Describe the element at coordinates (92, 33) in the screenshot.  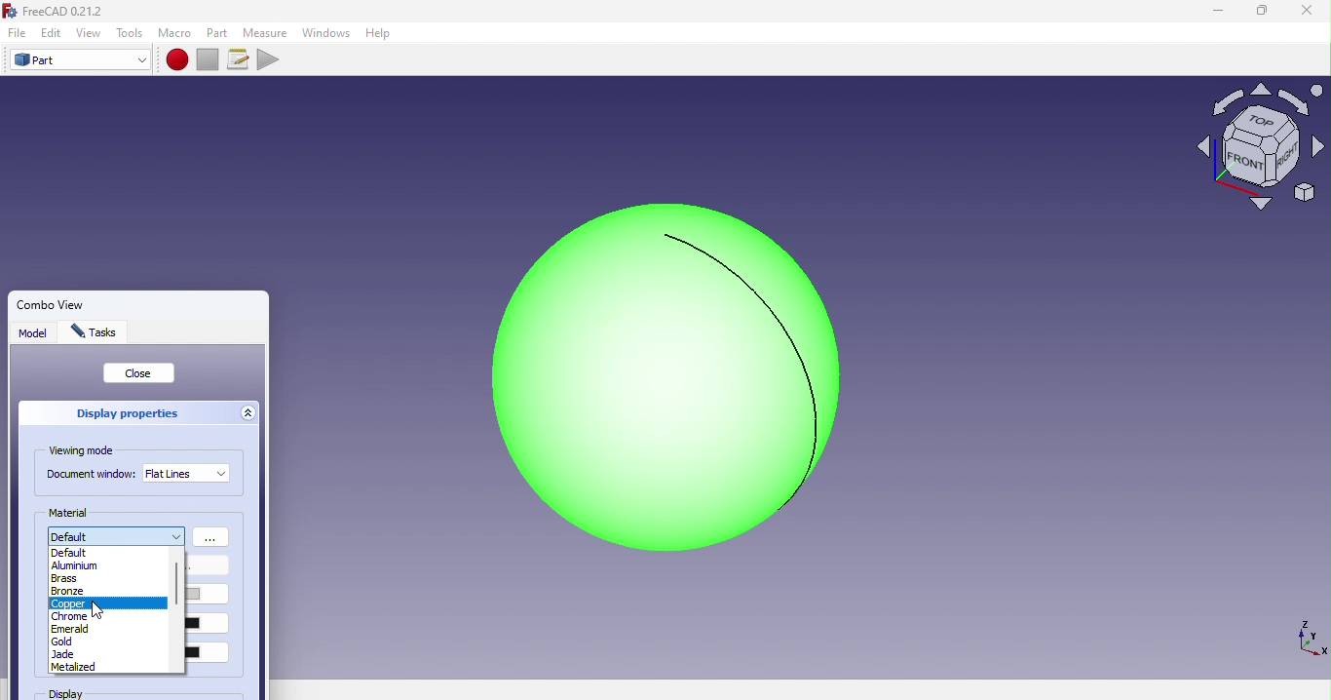
I see `View` at that location.